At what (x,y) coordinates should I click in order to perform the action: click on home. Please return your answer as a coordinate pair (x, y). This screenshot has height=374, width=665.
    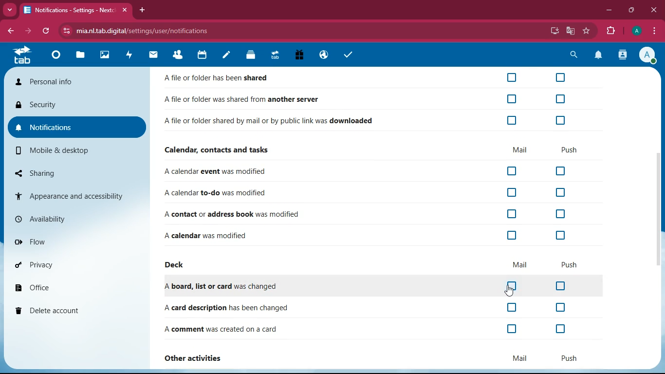
    Looking at the image, I should click on (21, 55).